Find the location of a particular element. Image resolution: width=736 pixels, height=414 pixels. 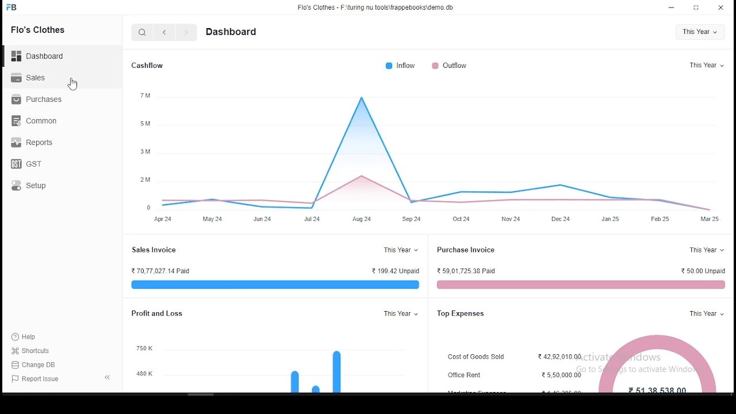

MAR 25 is located at coordinates (709, 220).